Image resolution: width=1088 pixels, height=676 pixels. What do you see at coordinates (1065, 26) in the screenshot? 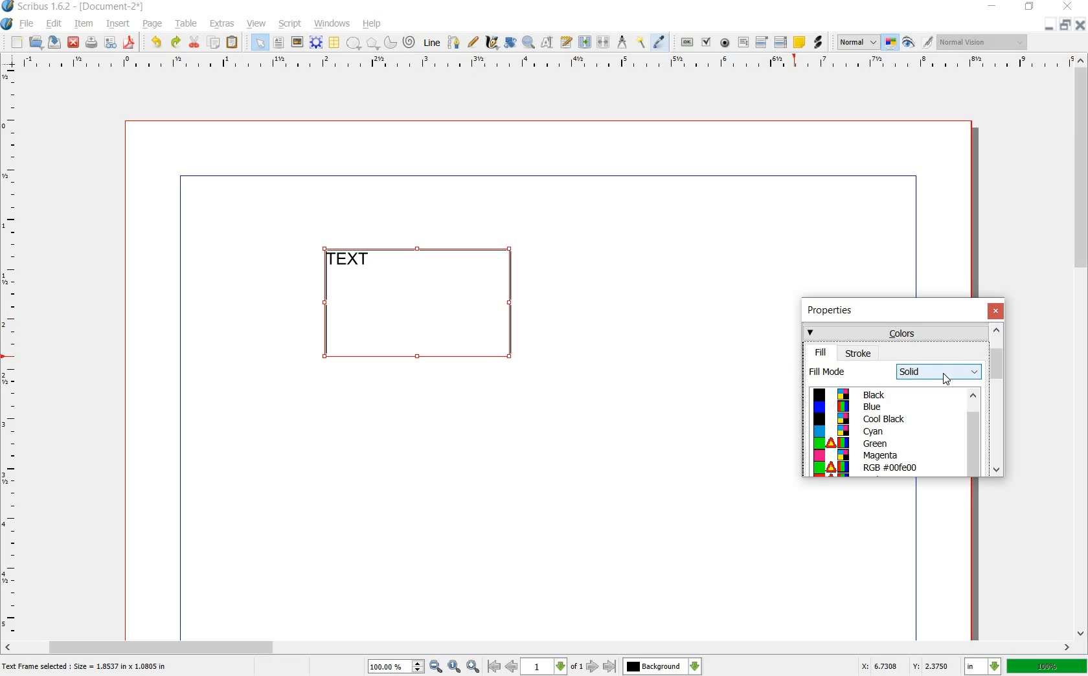
I see `restore` at bounding box center [1065, 26].